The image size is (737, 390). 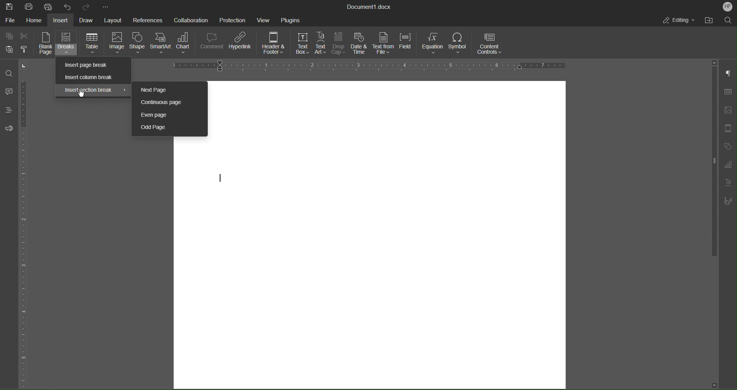 What do you see at coordinates (727, 74) in the screenshot?
I see `Non-Printing Characters` at bounding box center [727, 74].